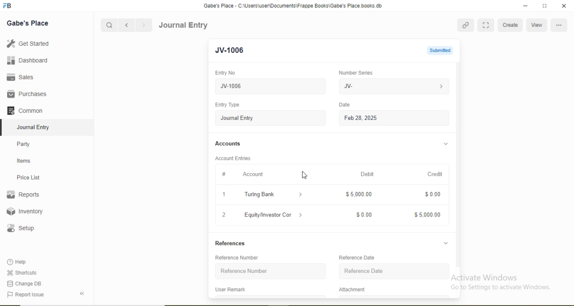 The image size is (574, 306). I want to click on User Remark, so click(230, 289).